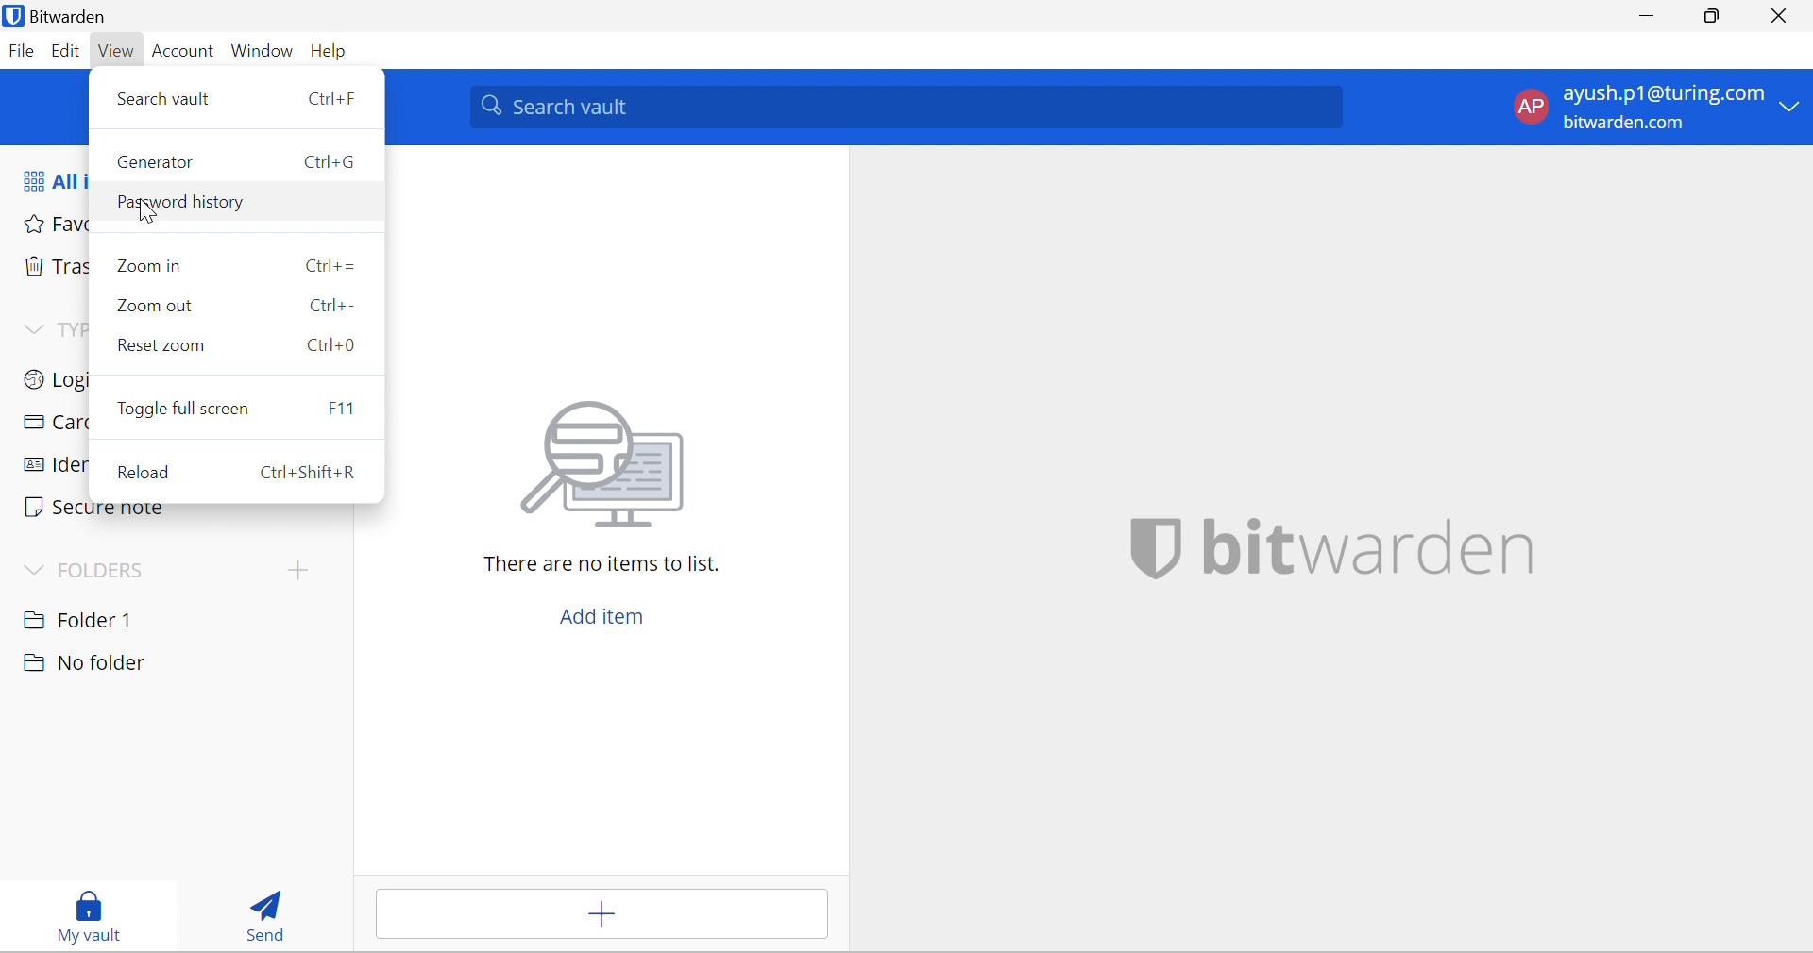  What do you see at coordinates (1376, 549) in the screenshot?
I see `bitwarden` at bounding box center [1376, 549].